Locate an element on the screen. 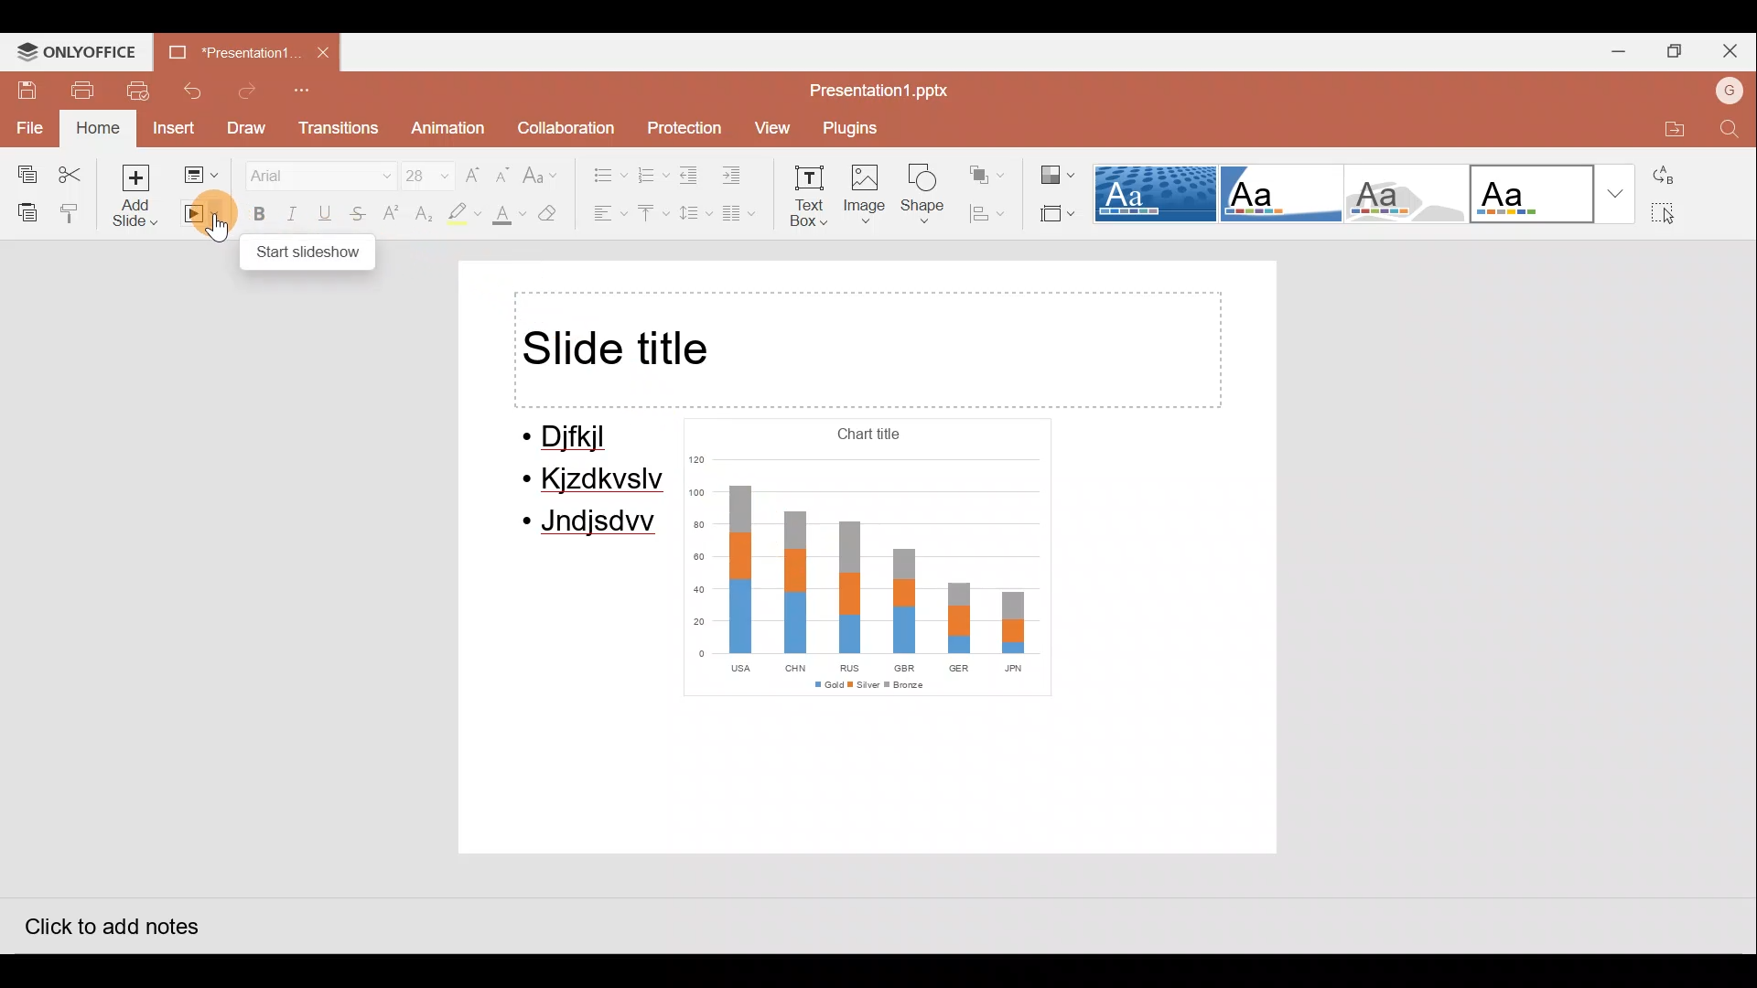 This screenshot has width=1757, height=988. Insert columns is located at coordinates (740, 211).